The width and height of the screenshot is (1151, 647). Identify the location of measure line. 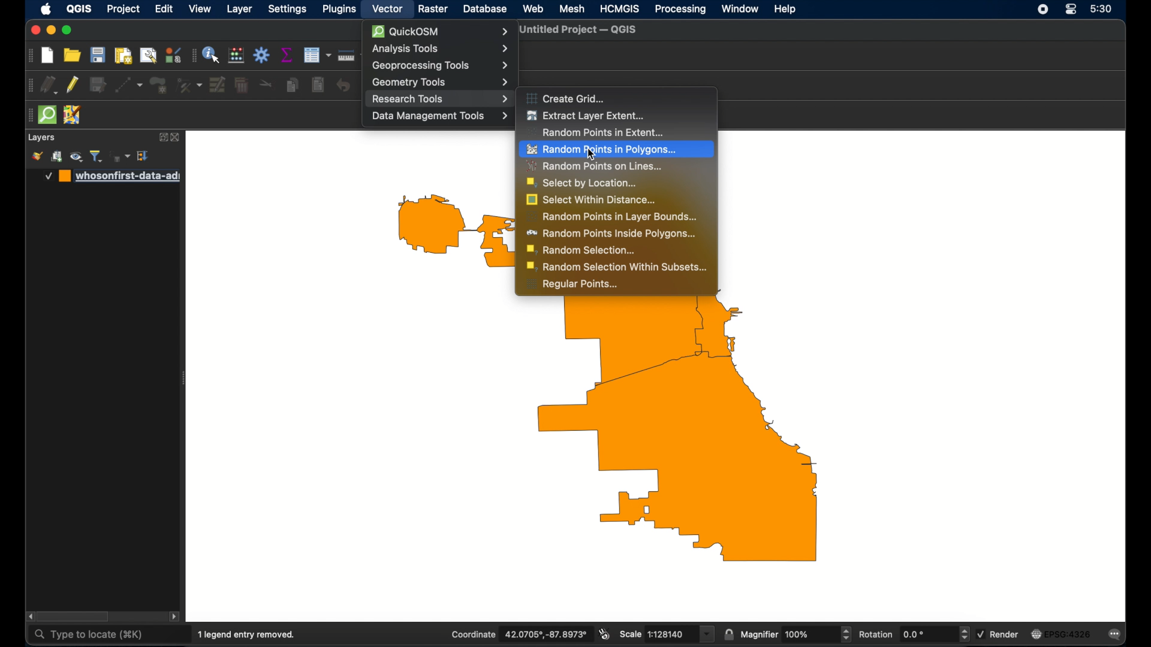
(351, 56).